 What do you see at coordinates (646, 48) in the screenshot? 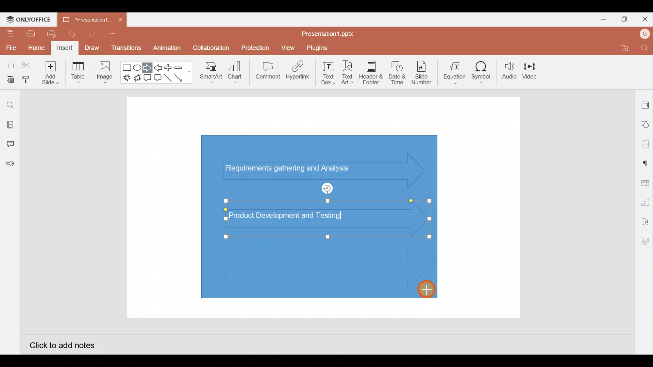
I see `Find` at bounding box center [646, 48].